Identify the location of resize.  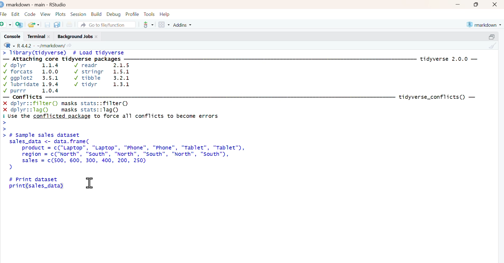
(493, 36).